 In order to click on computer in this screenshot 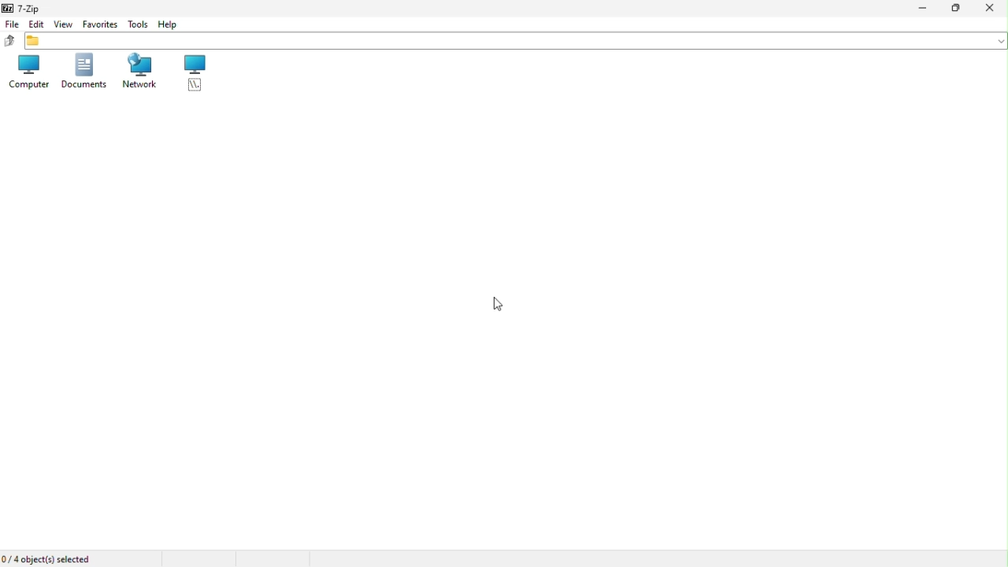, I will do `click(28, 72)`.